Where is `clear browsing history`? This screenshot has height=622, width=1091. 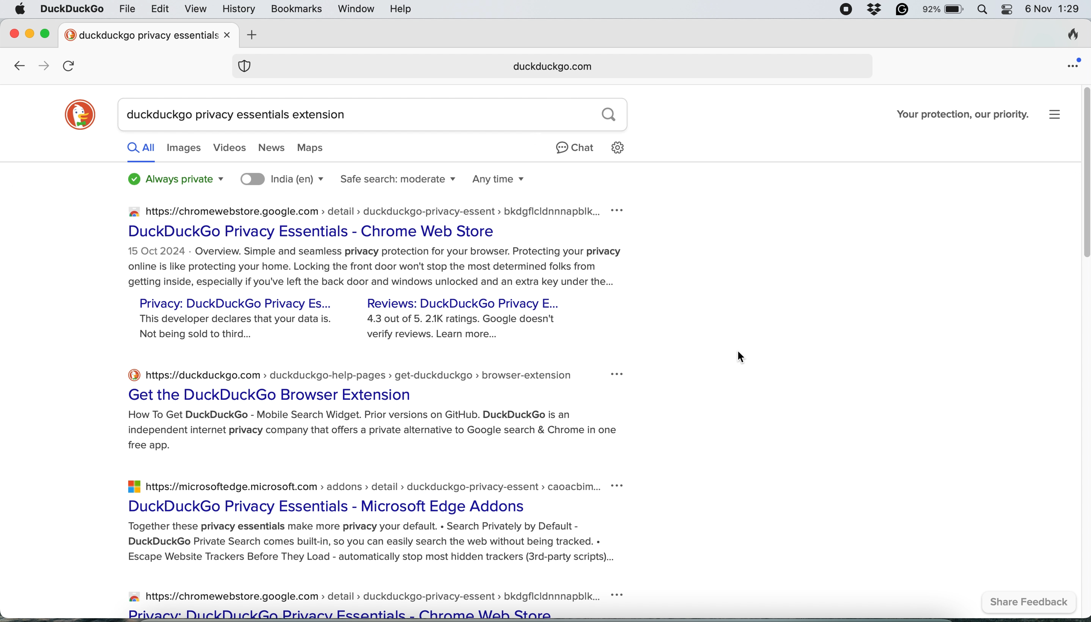
clear browsing history is located at coordinates (1073, 33).